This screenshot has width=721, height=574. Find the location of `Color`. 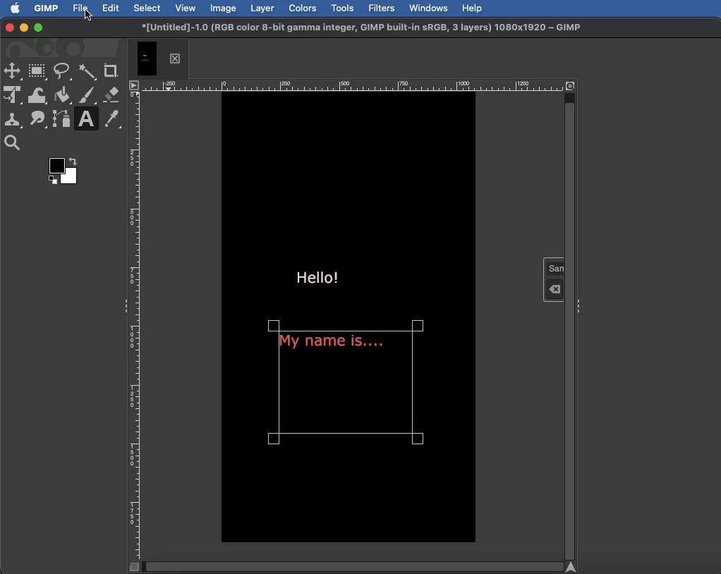

Color is located at coordinates (62, 171).